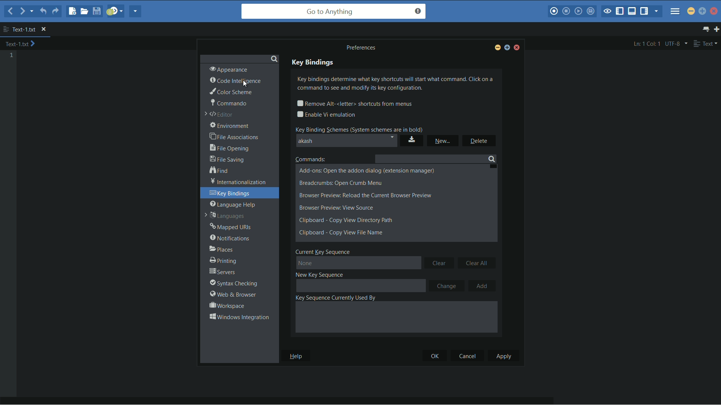 The width and height of the screenshot is (721, 405). I want to click on editor, so click(220, 115).